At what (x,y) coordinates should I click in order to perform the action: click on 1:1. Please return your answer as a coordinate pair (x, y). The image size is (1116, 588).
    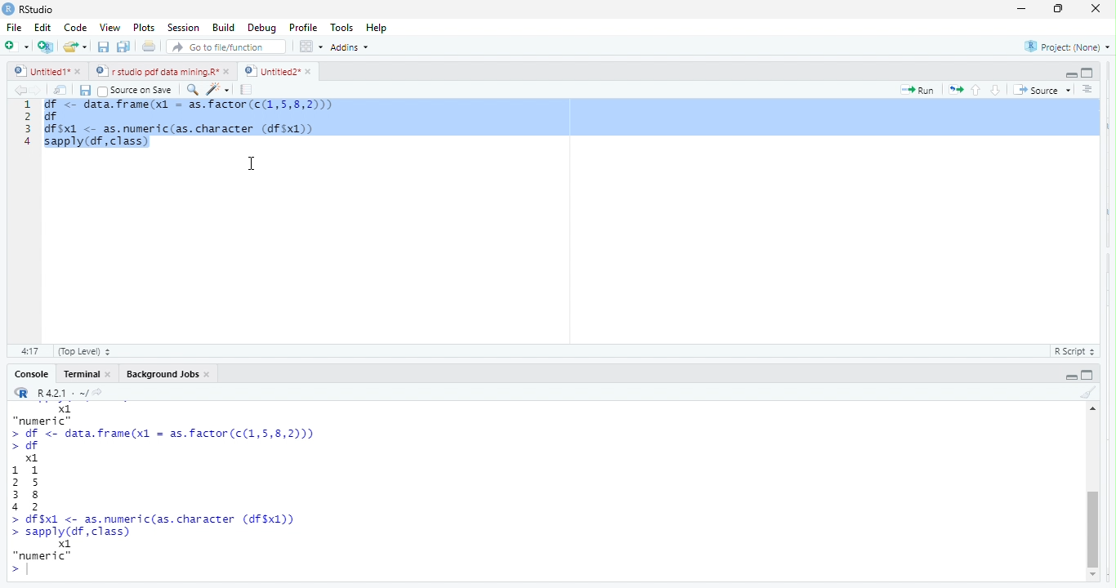
    Looking at the image, I should click on (30, 351).